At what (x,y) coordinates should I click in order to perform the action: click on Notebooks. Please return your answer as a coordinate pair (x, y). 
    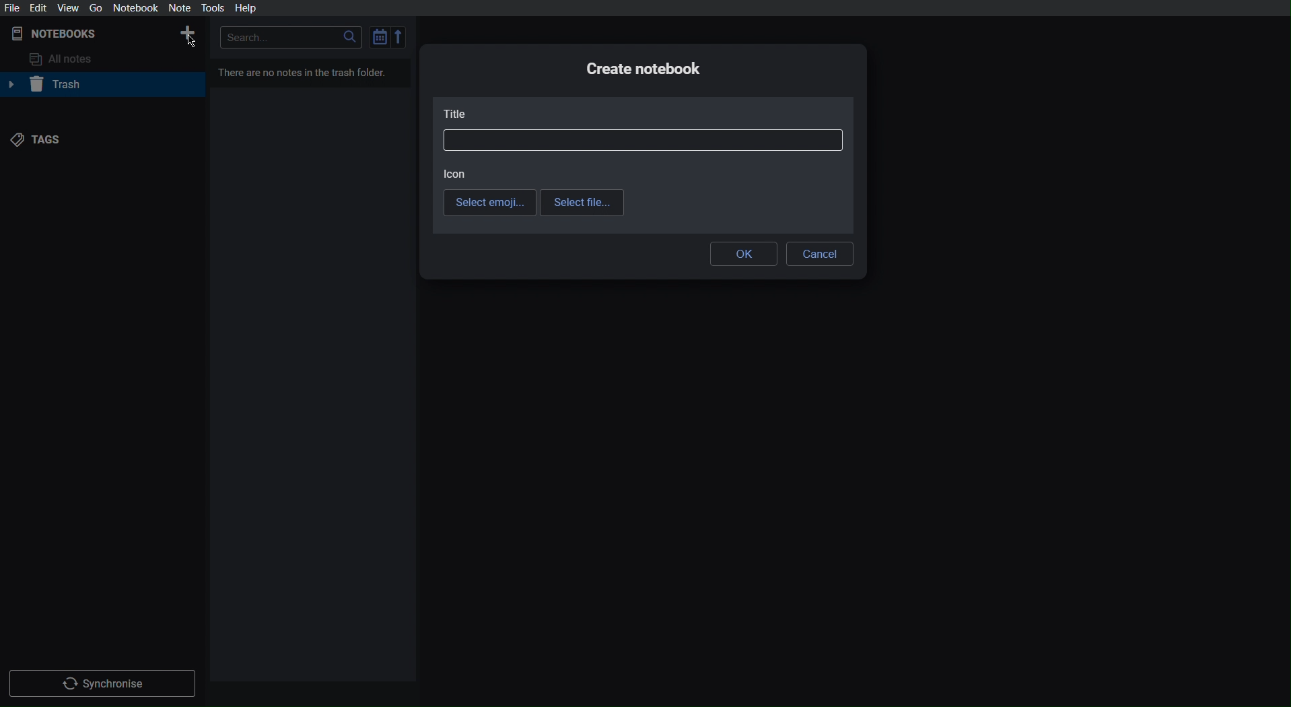
    Looking at the image, I should click on (55, 34).